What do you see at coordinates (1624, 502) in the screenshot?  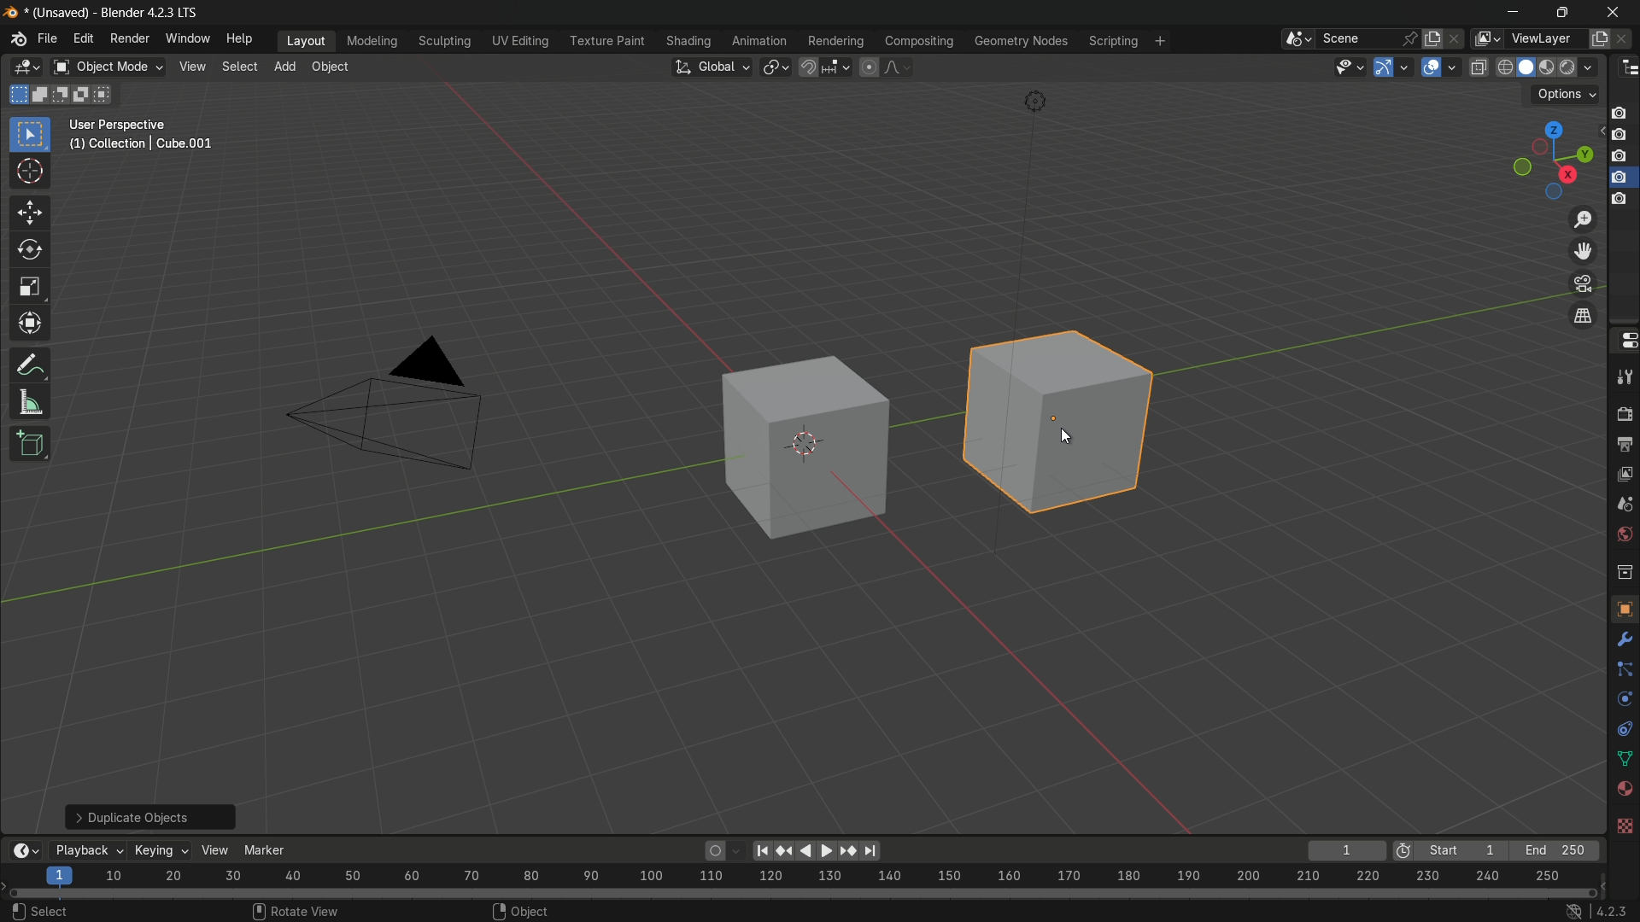 I see `scene` at bounding box center [1624, 502].